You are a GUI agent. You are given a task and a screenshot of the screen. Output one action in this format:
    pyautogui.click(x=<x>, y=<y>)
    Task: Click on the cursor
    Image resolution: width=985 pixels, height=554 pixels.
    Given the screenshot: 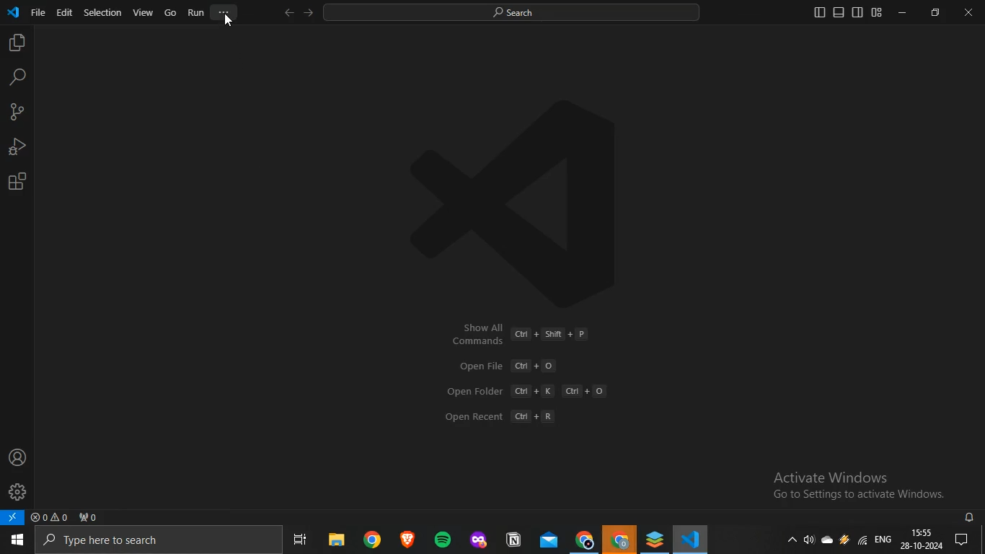 What is the action you would take?
    pyautogui.click(x=228, y=21)
    